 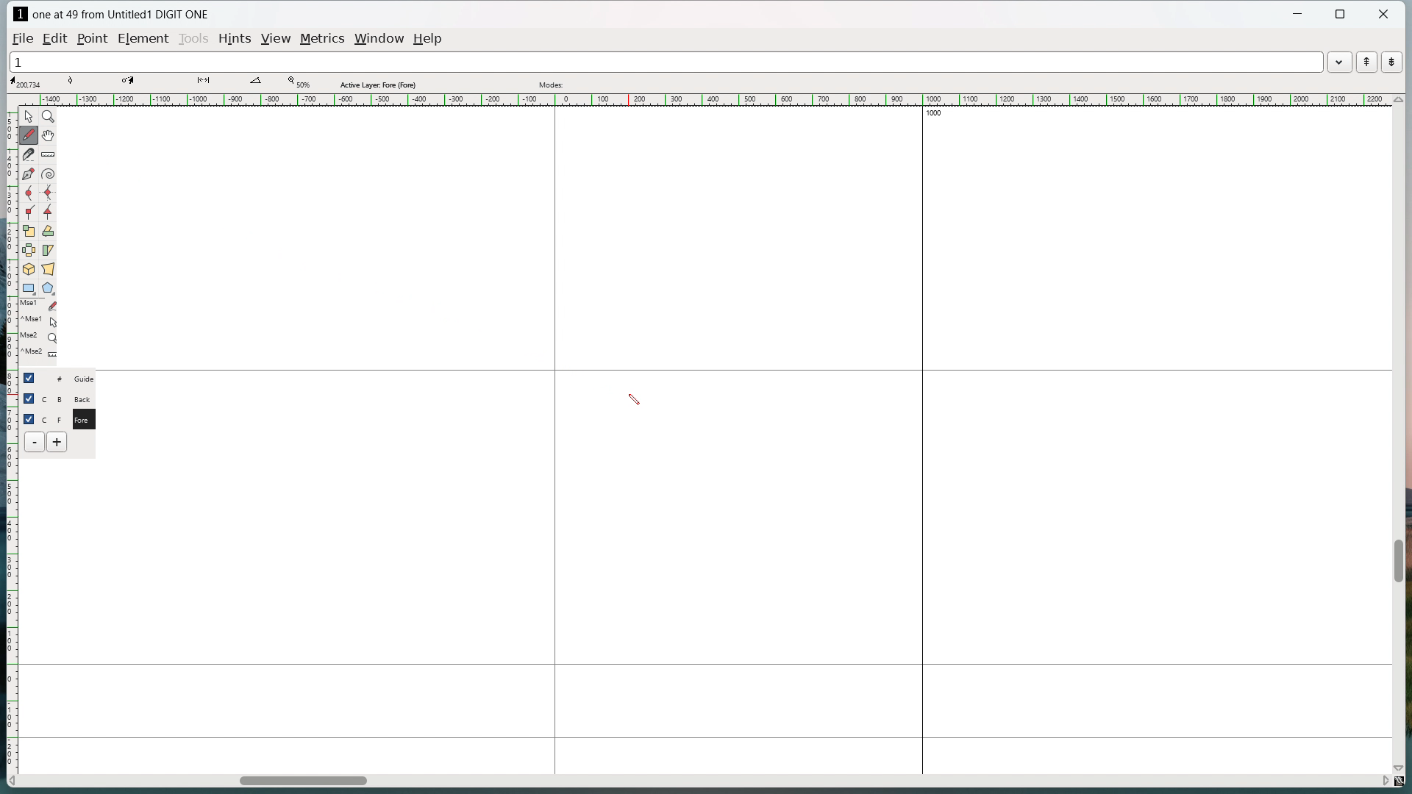 What do you see at coordinates (35, 442) in the screenshot?
I see `delete layer` at bounding box center [35, 442].